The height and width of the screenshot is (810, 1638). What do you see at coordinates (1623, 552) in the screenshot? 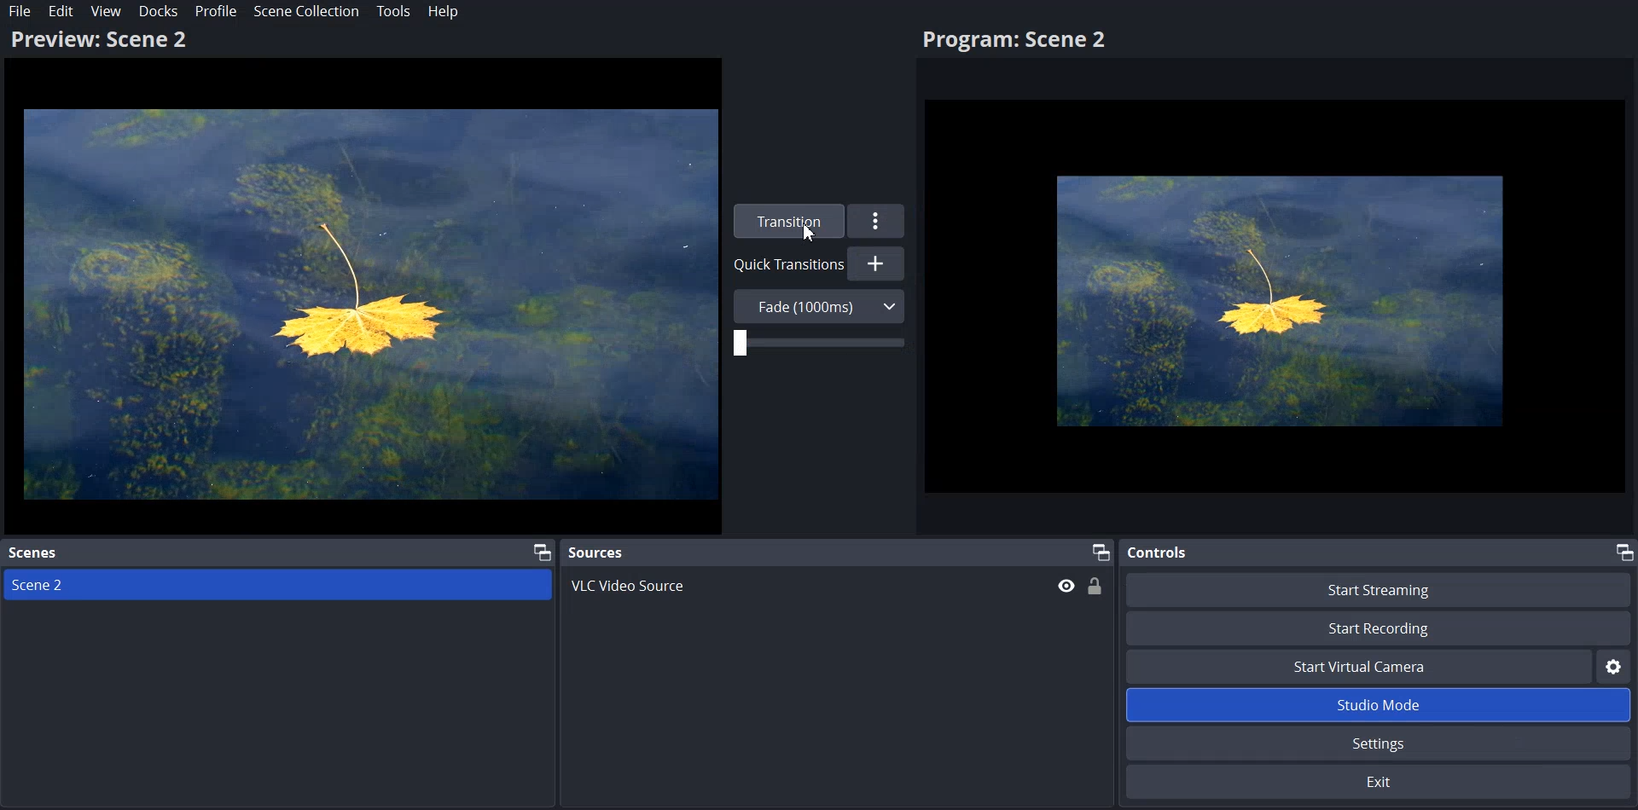
I see `Maximize` at bounding box center [1623, 552].